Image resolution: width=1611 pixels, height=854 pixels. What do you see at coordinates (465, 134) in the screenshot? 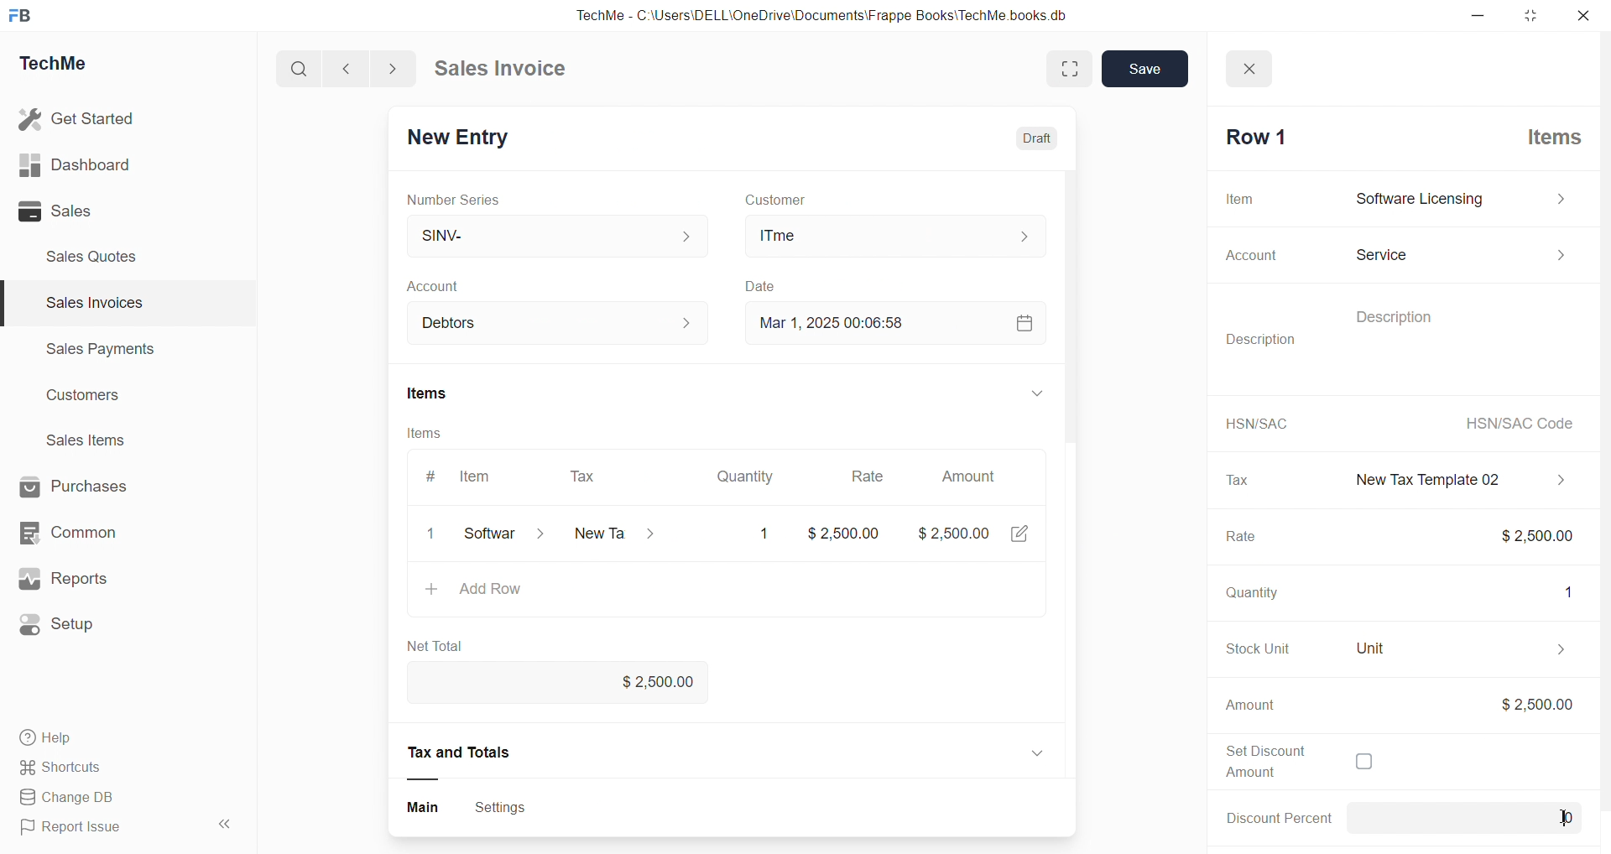
I see `New Entry` at bounding box center [465, 134].